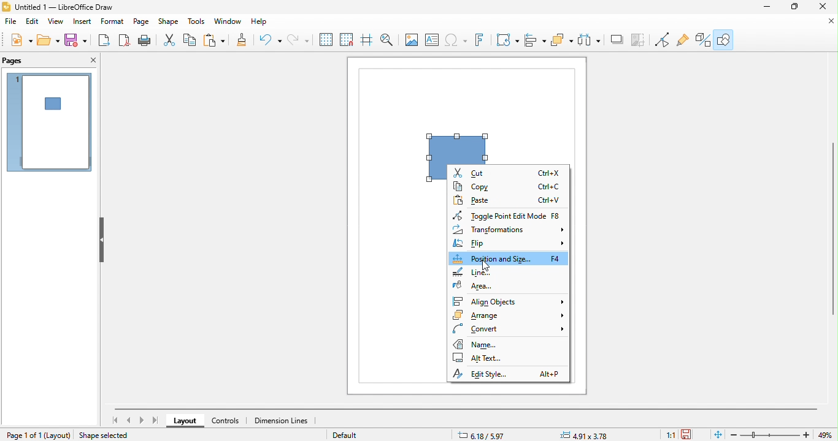 This screenshot has height=441, width=838. Describe the element at coordinates (668, 435) in the screenshot. I see `1:1` at that location.